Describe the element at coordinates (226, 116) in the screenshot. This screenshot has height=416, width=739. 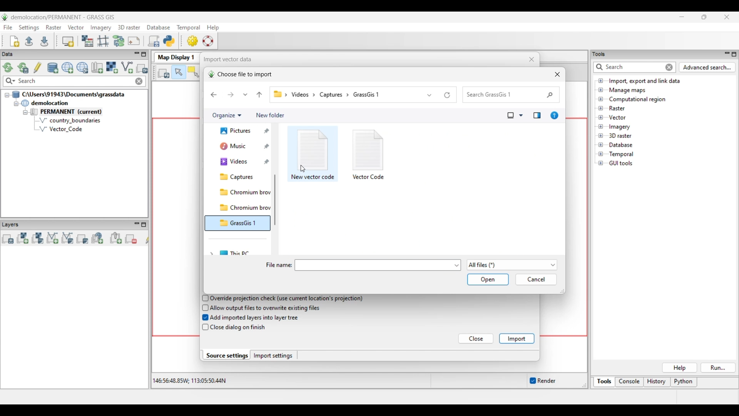
I see `Organize current folder` at that location.